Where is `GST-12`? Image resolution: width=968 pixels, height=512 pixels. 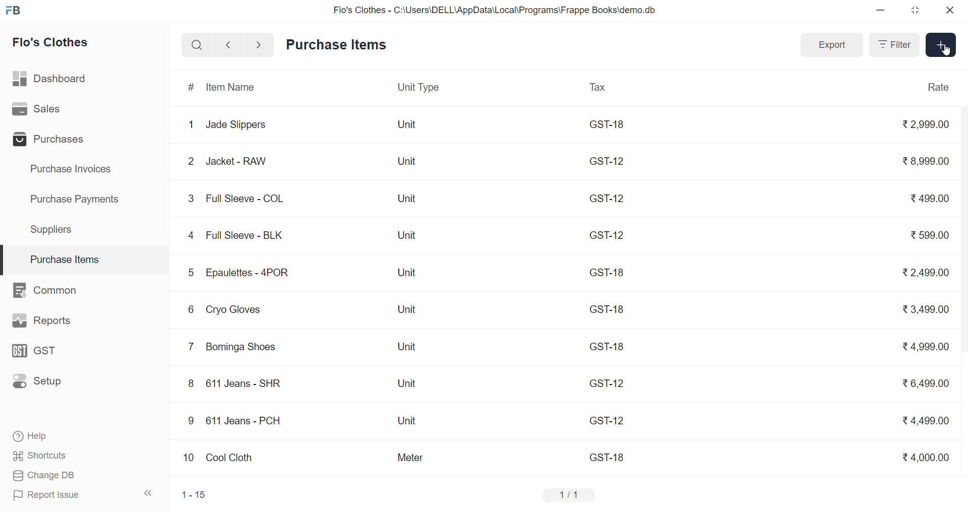
GST-12 is located at coordinates (608, 234).